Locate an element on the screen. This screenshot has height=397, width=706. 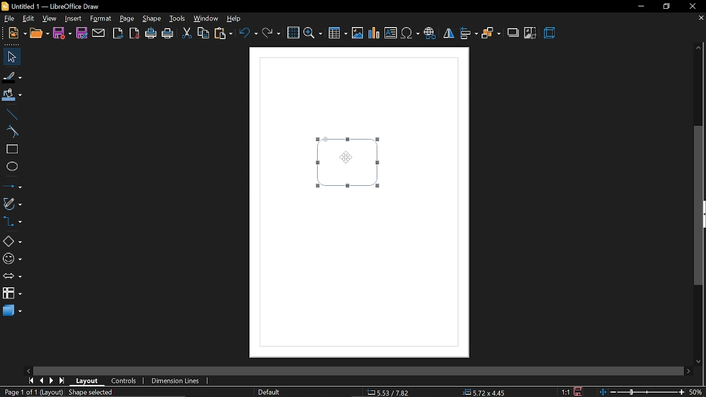
export is located at coordinates (118, 34).